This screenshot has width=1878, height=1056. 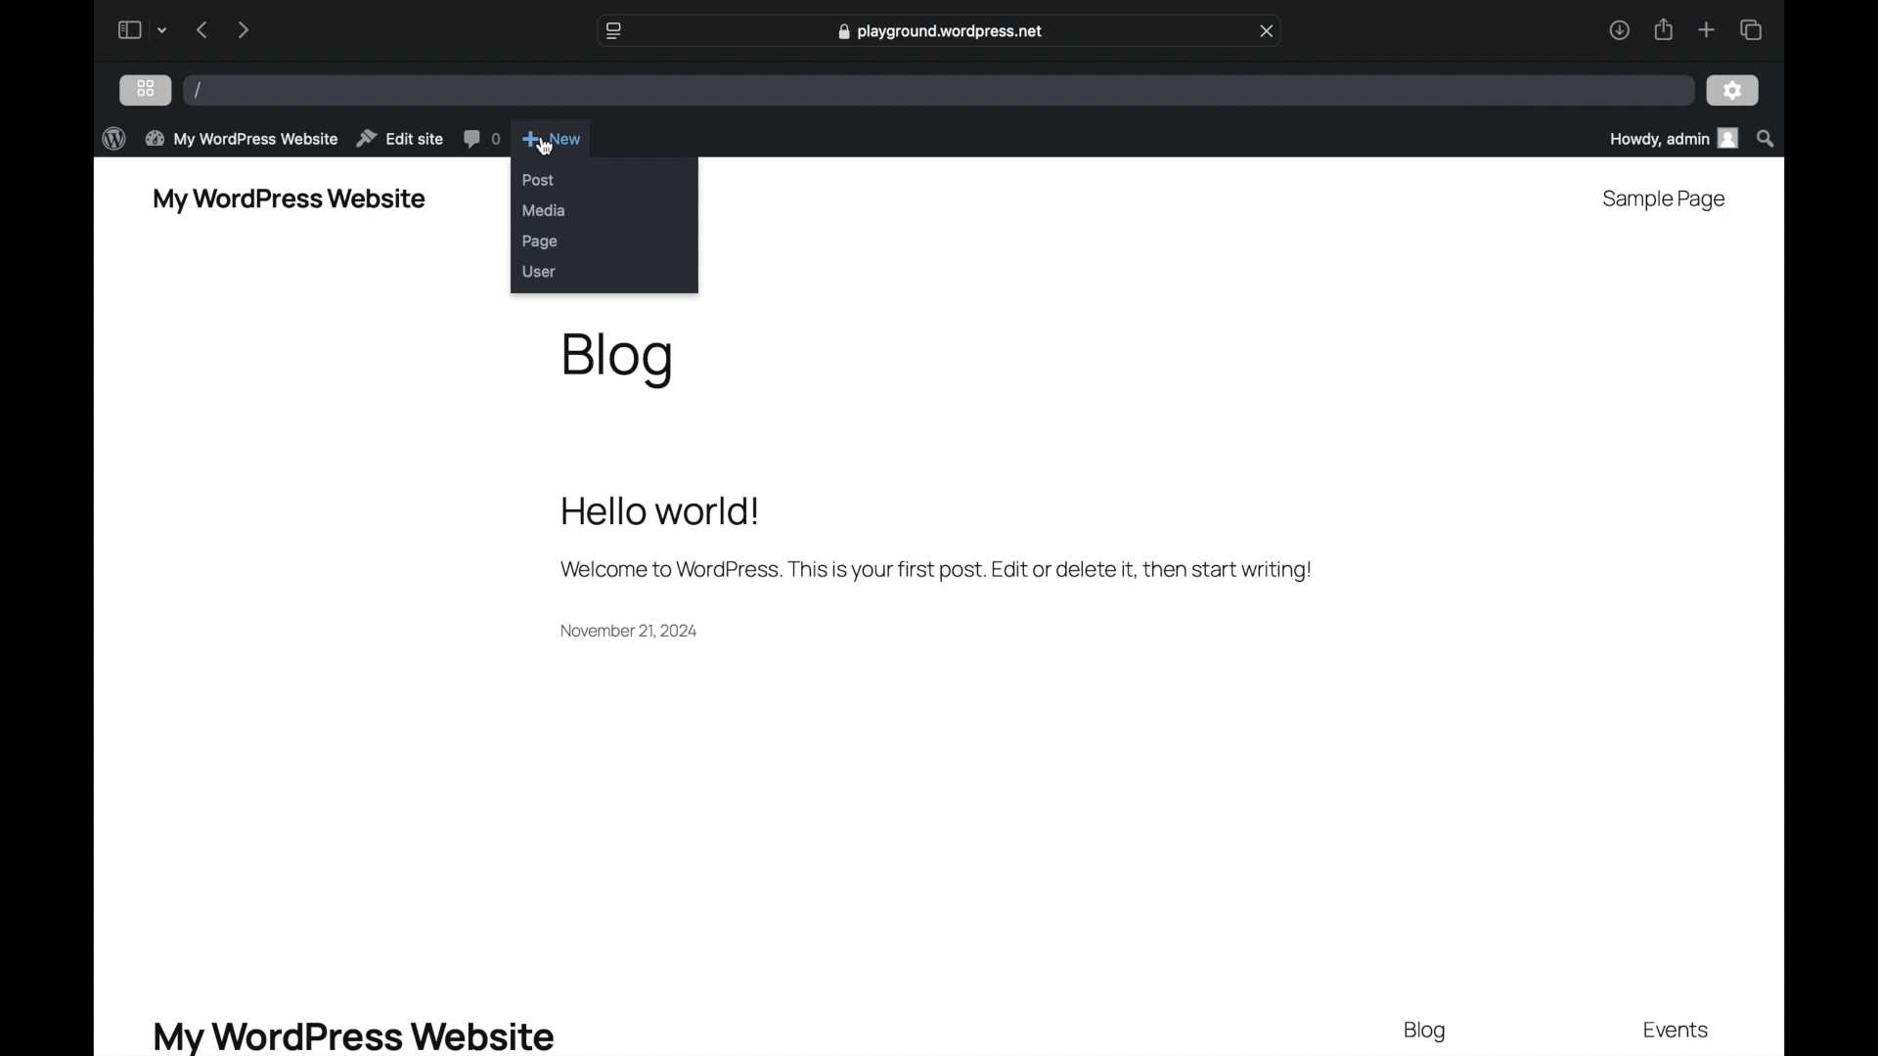 What do you see at coordinates (539, 181) in the screenshot?
I see `post` at bounding box center [539, 181].